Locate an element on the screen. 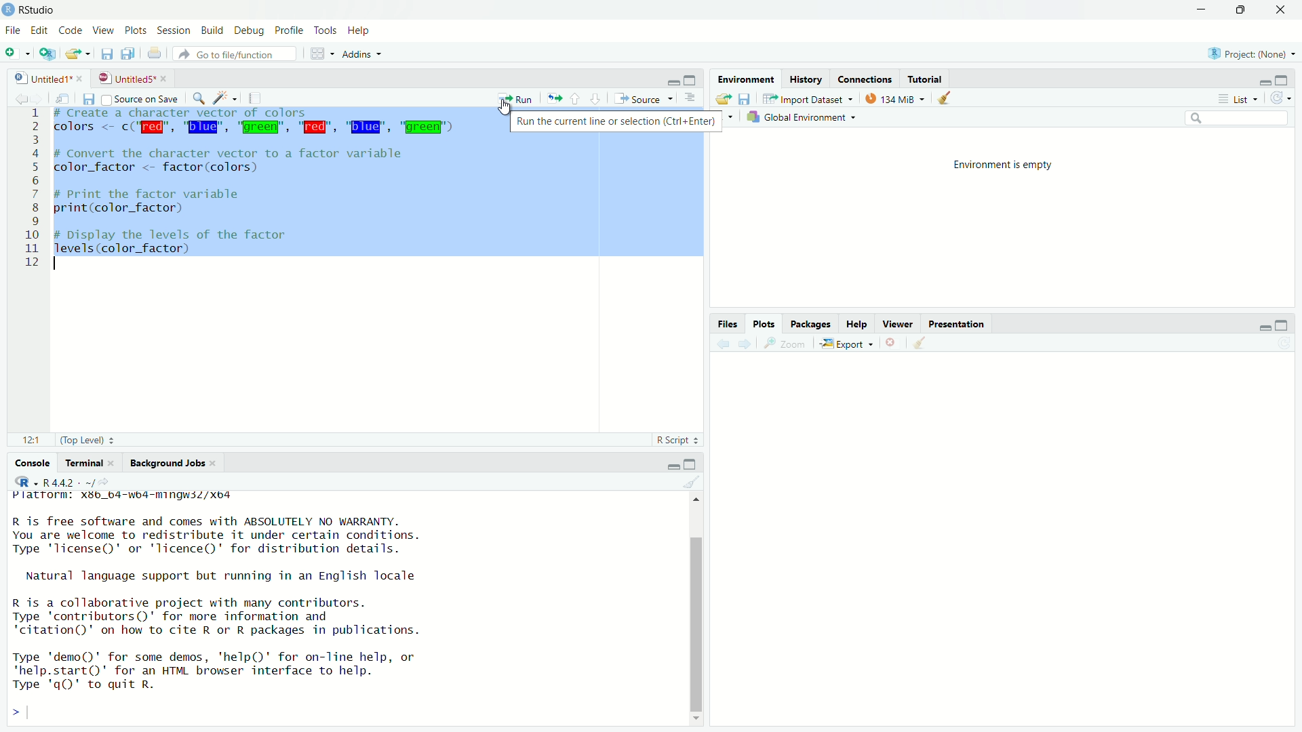  code to colors is located at coordinates (260, 127).